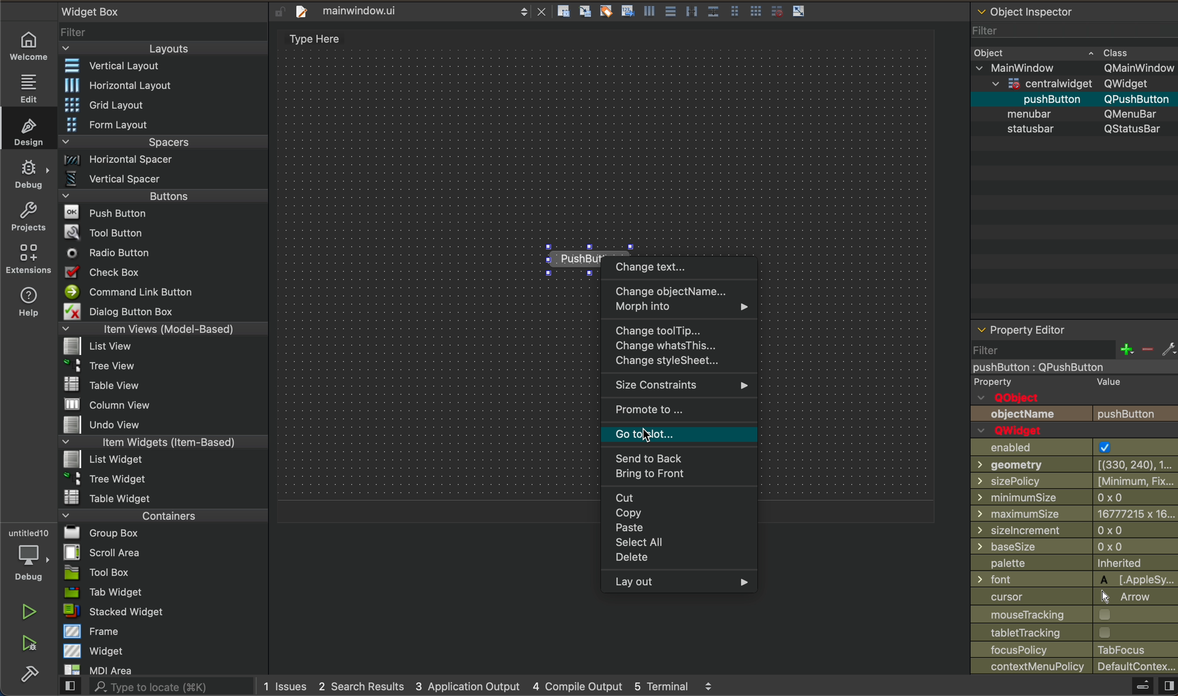  What do you see at coordinates (164, 330) in the screenshot?
I see `items views` at bounding box center [164, 330].